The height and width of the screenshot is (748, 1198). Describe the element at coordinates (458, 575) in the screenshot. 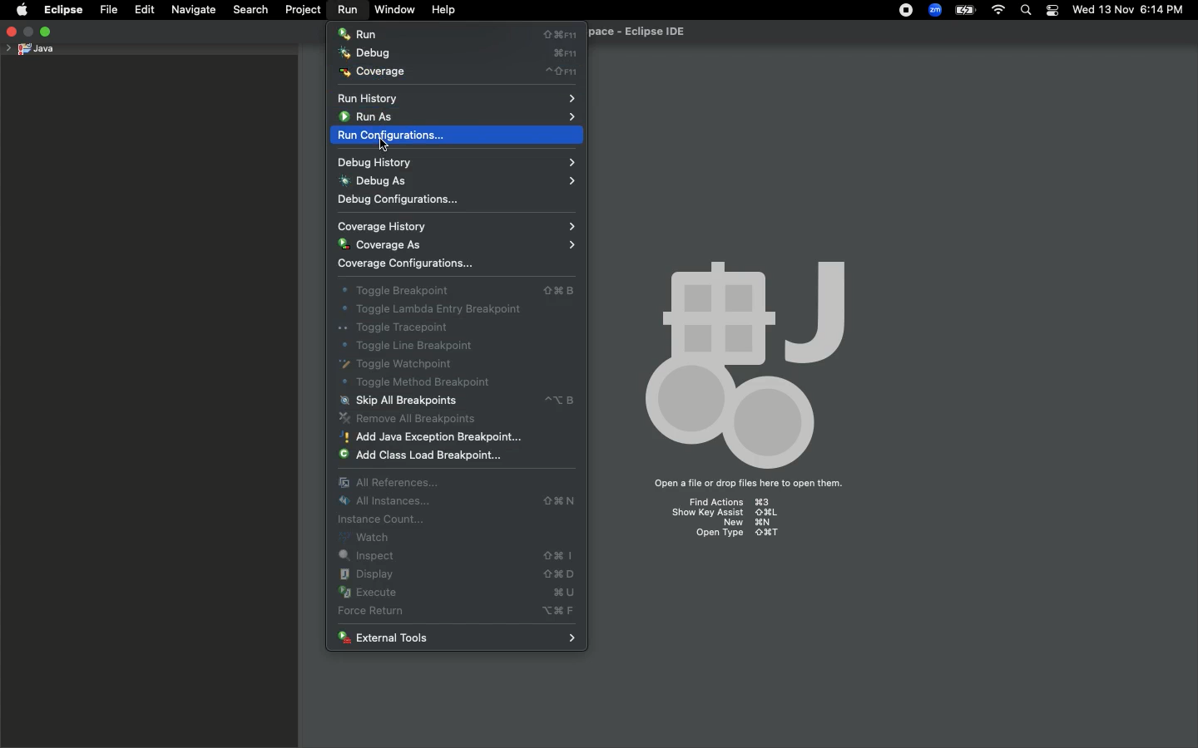

I see `Display` at that location.